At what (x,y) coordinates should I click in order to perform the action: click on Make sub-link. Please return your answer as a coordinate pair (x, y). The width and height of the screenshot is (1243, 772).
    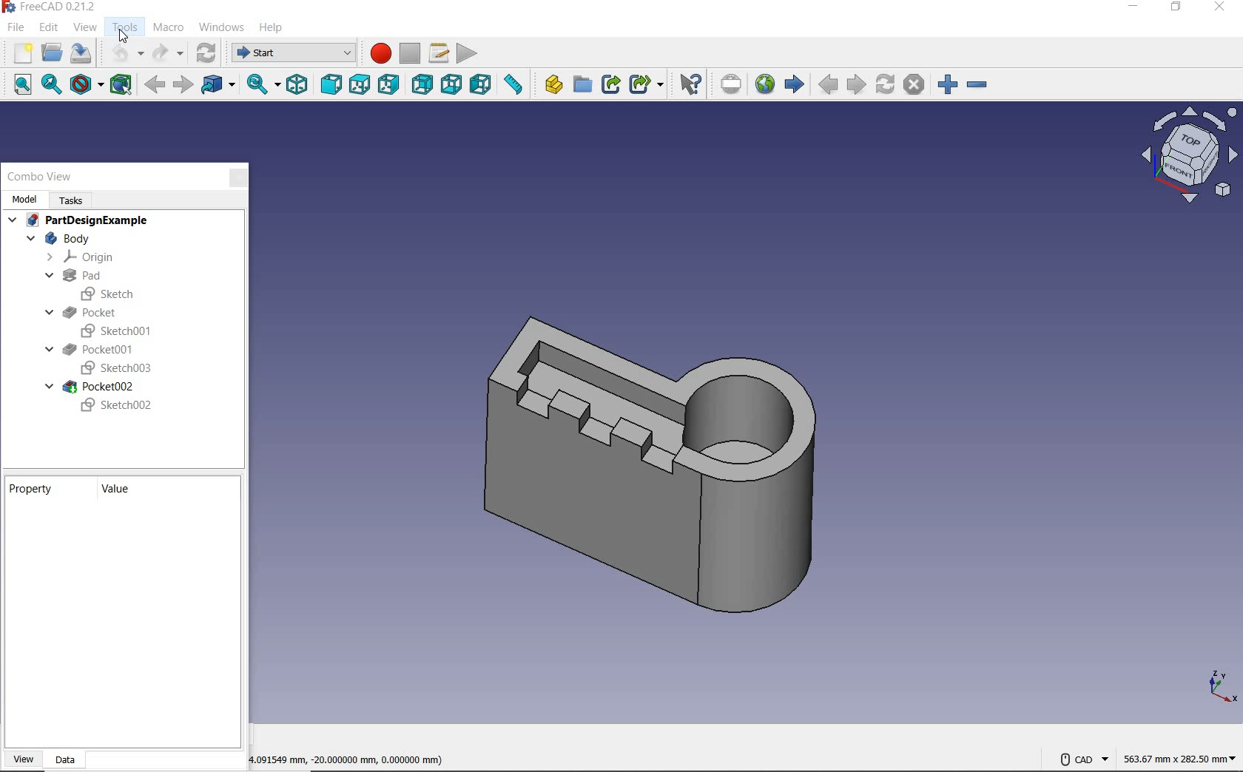
    Looking at the image, I should click on (645, 85).